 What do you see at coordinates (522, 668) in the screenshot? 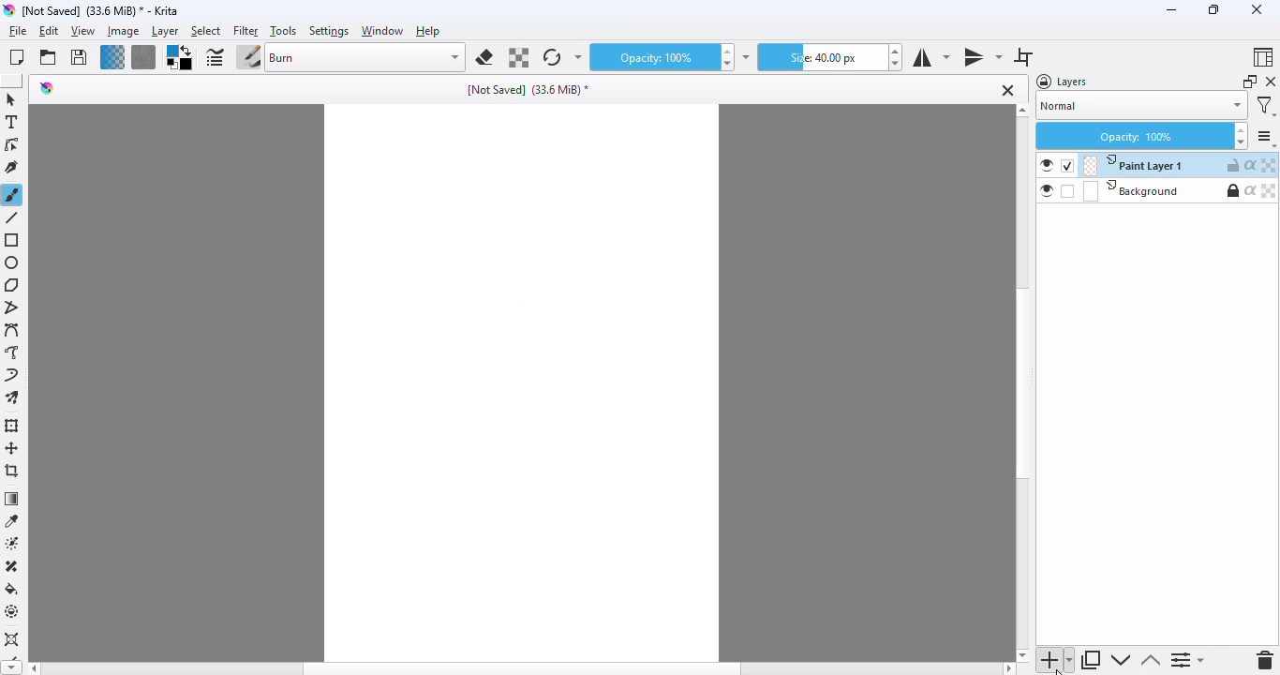
I see `horizontal scroll bar` at bounding box center [522, 668].